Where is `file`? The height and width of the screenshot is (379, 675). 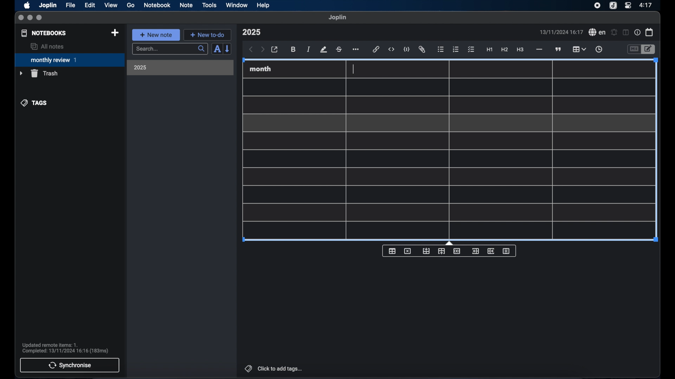
file is located at coordinates (70, 5).